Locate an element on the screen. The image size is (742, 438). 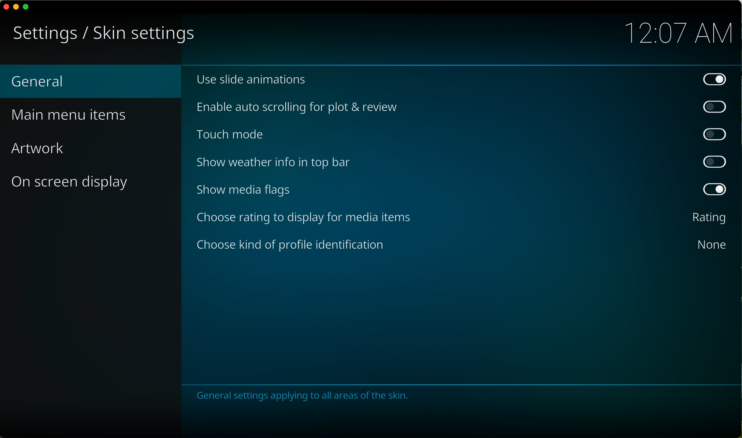
12:07 AM is located at coordinates (678, 33).